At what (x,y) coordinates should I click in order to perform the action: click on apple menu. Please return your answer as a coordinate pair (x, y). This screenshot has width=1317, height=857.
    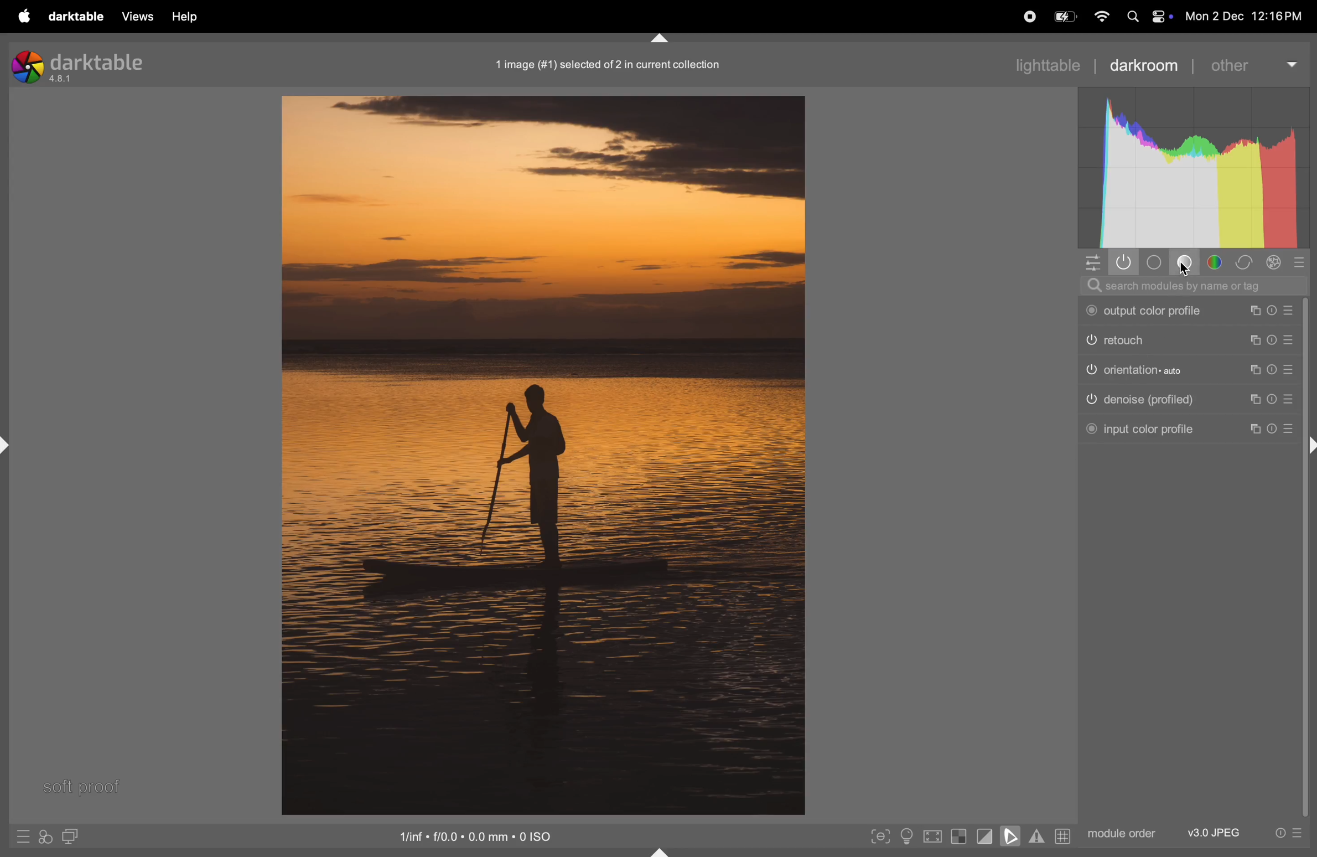
    Looking at the image, I should click on (22, 16).